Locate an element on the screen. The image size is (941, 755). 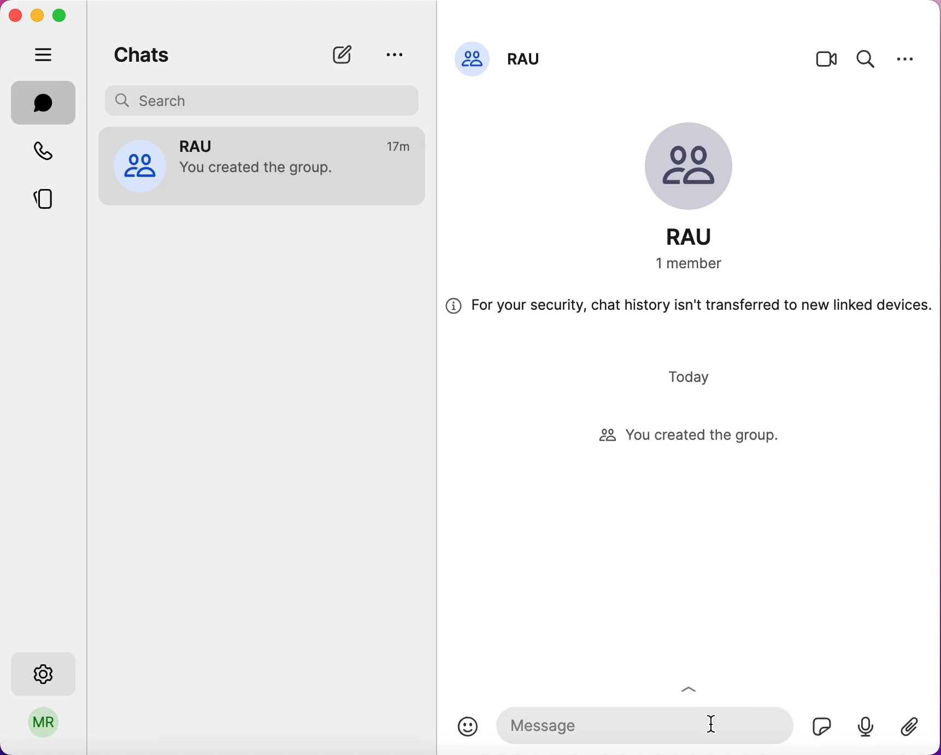
search bar is located at coordinates (266, 99).